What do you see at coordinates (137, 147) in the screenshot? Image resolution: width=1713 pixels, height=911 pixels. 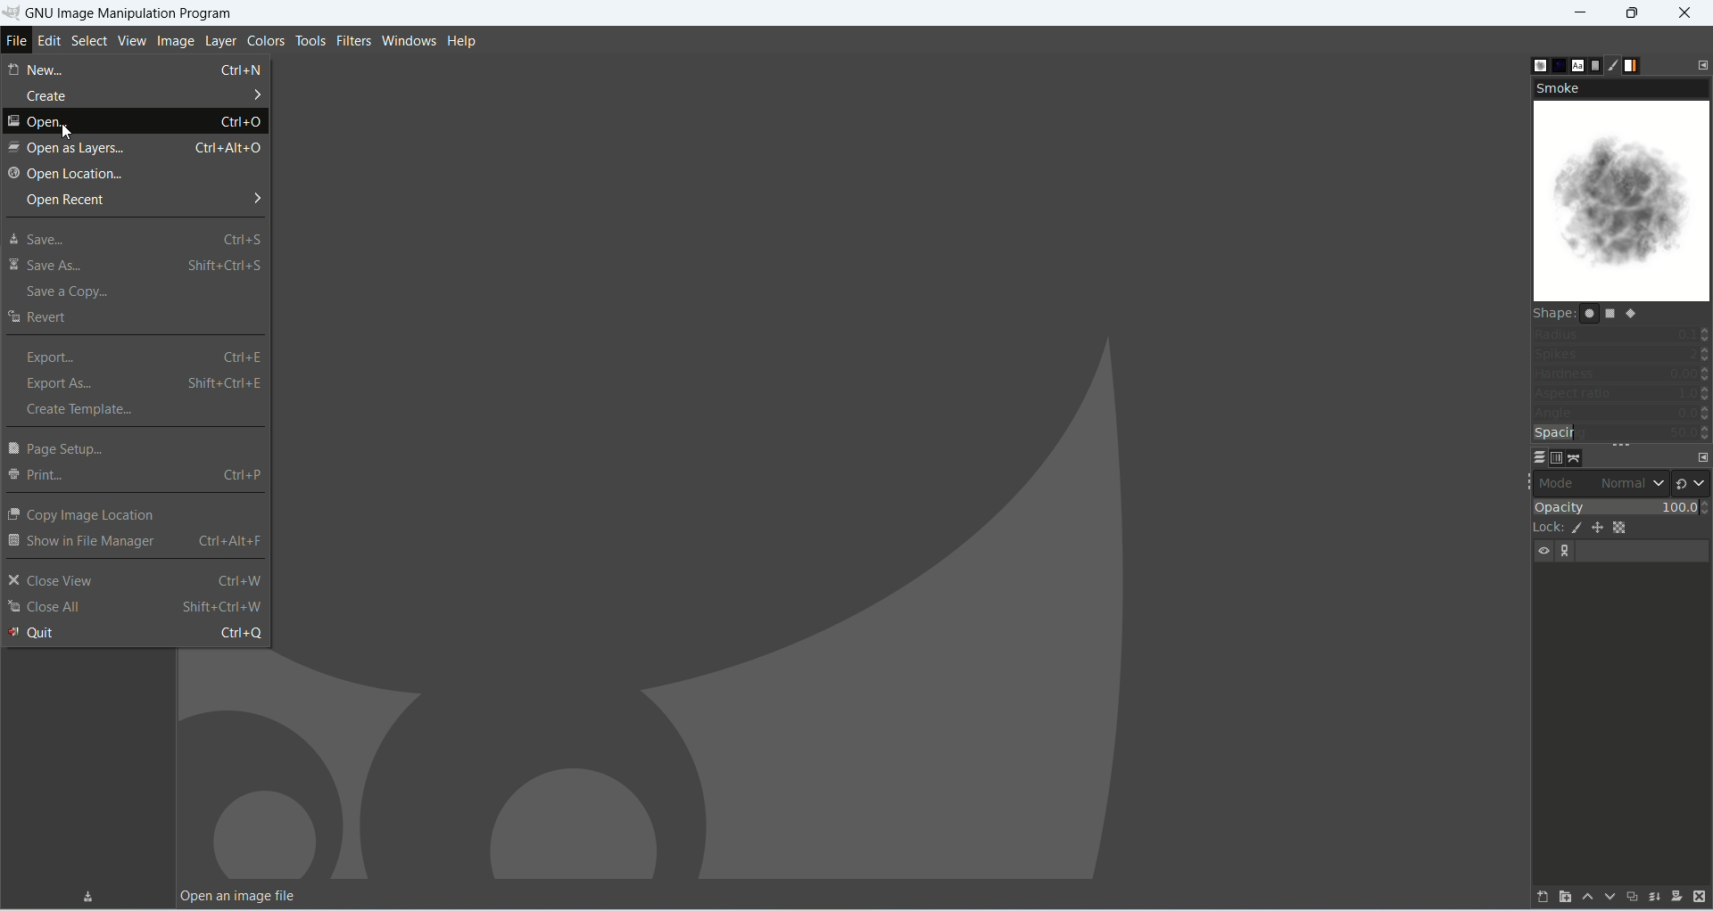 I see `open as layer` at bounding box center [137, 147].